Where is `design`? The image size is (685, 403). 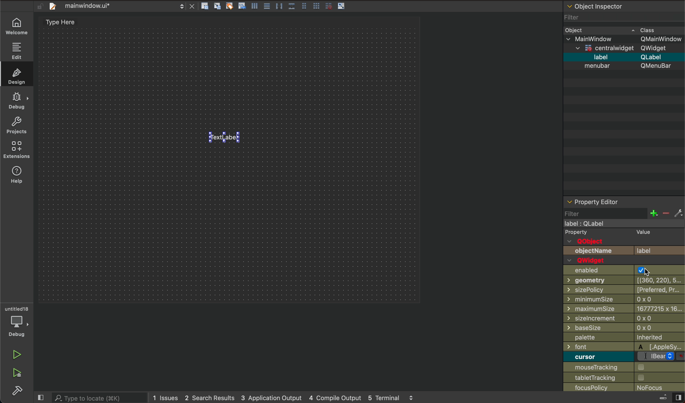
design is located at coordinates (18, 76).